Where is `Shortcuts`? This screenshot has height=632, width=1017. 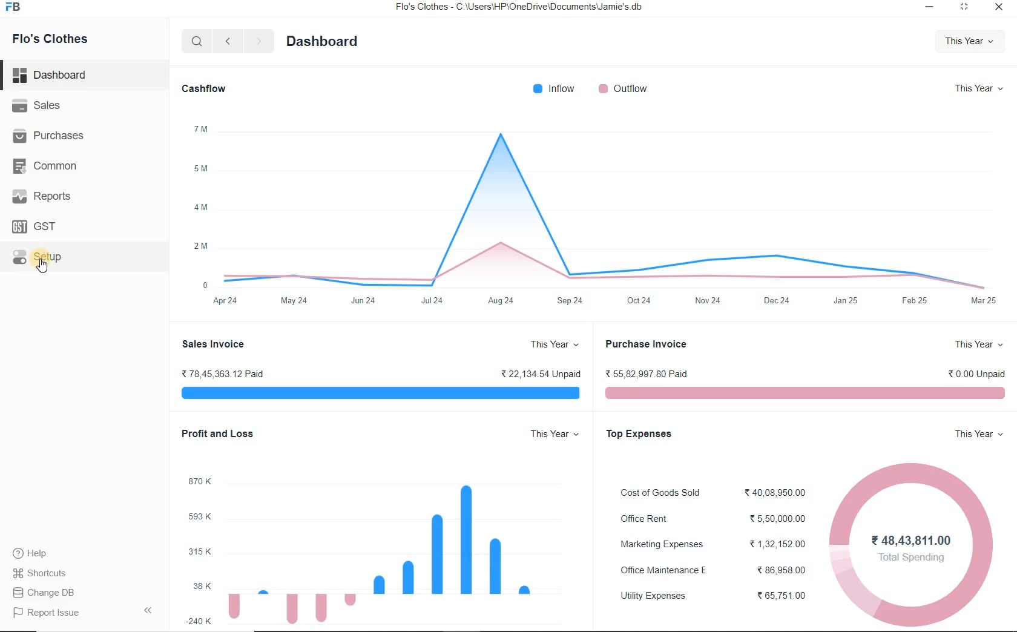 Shortcuts is located at coordinates (41, 573).